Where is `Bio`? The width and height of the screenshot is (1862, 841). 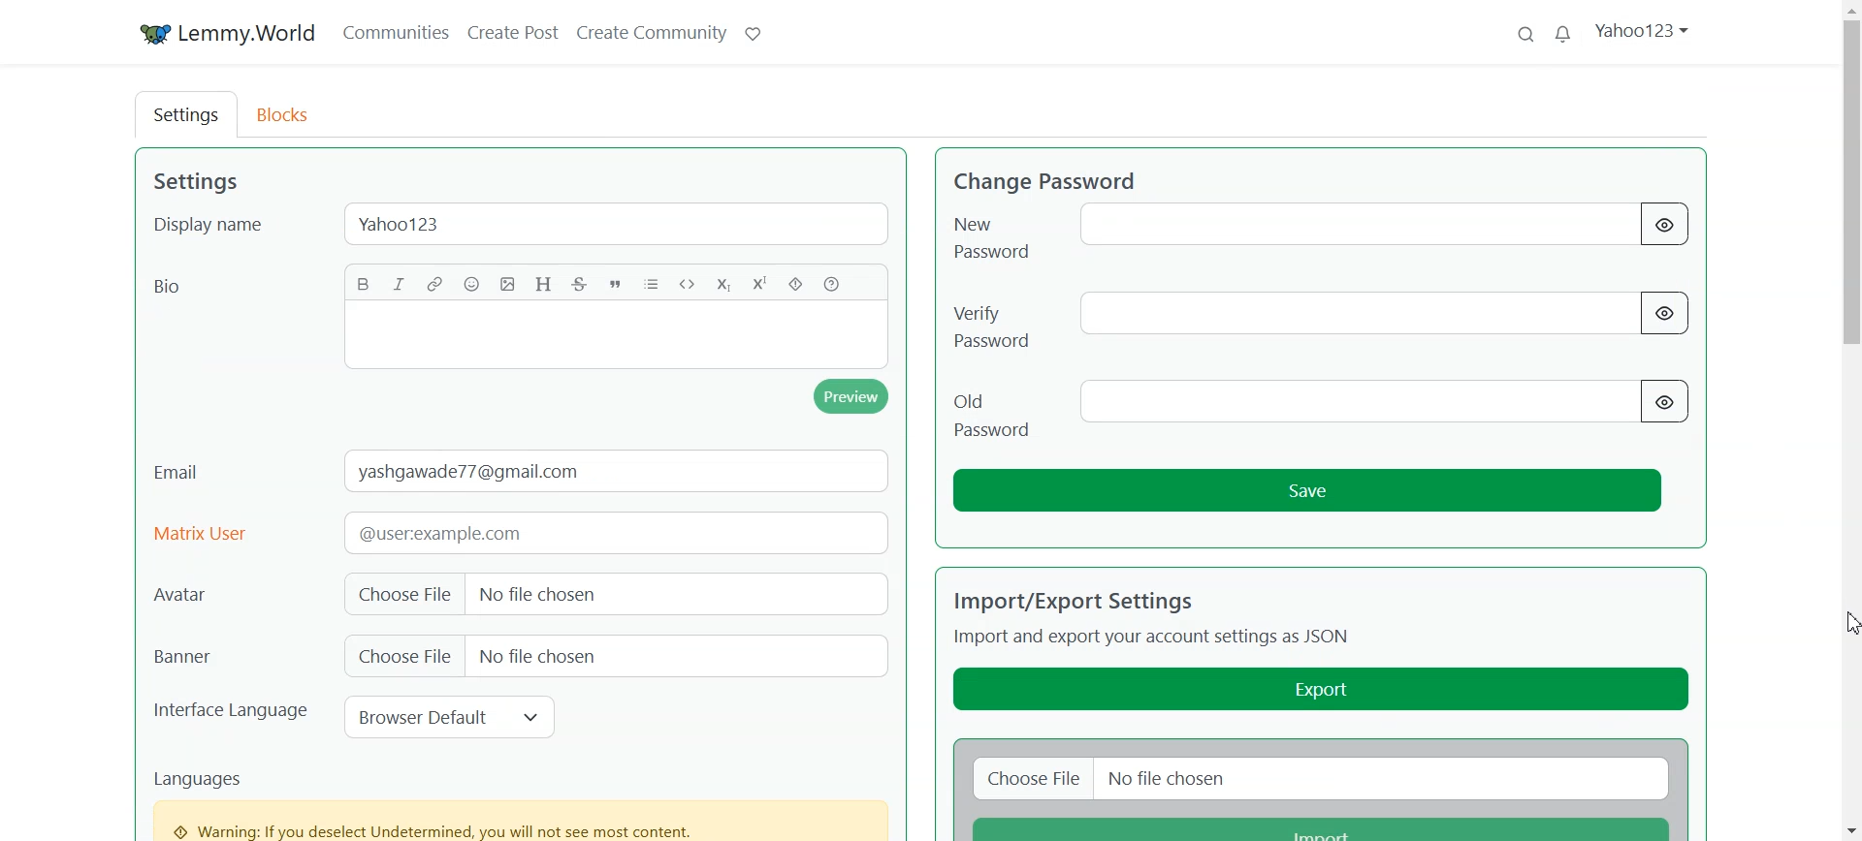 Bio is located at coordinates (177, 288).